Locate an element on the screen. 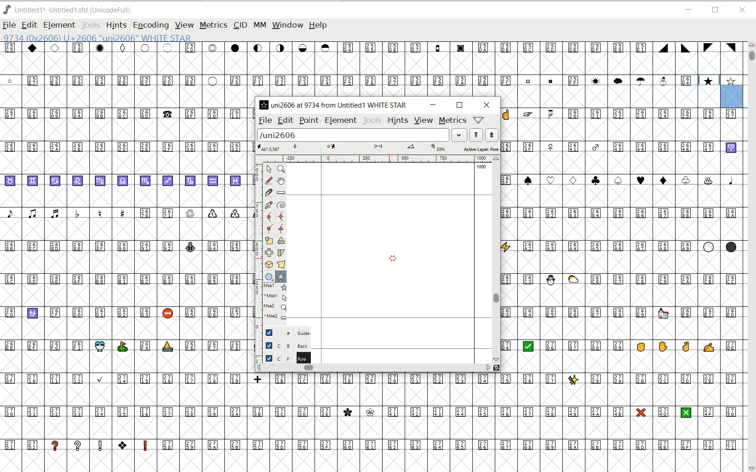  VIEW is located at coordinates (183, 26).